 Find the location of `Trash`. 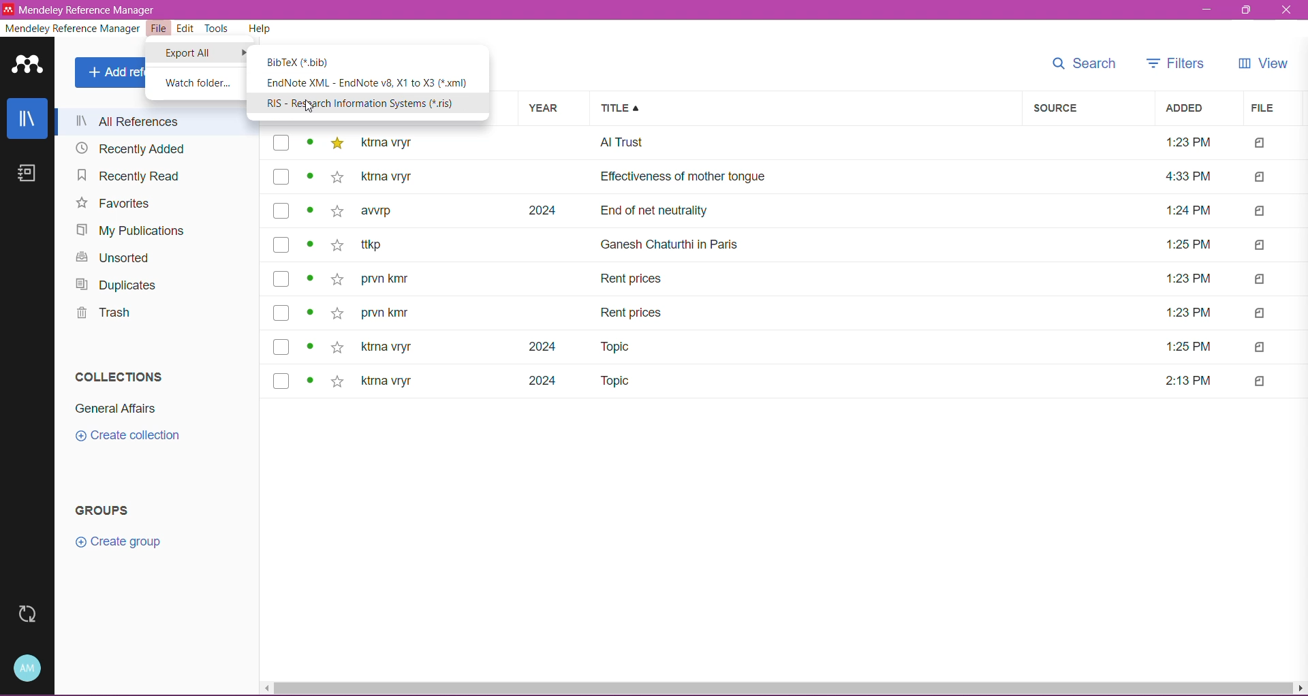

Trash is located at coordinates (104, 315).